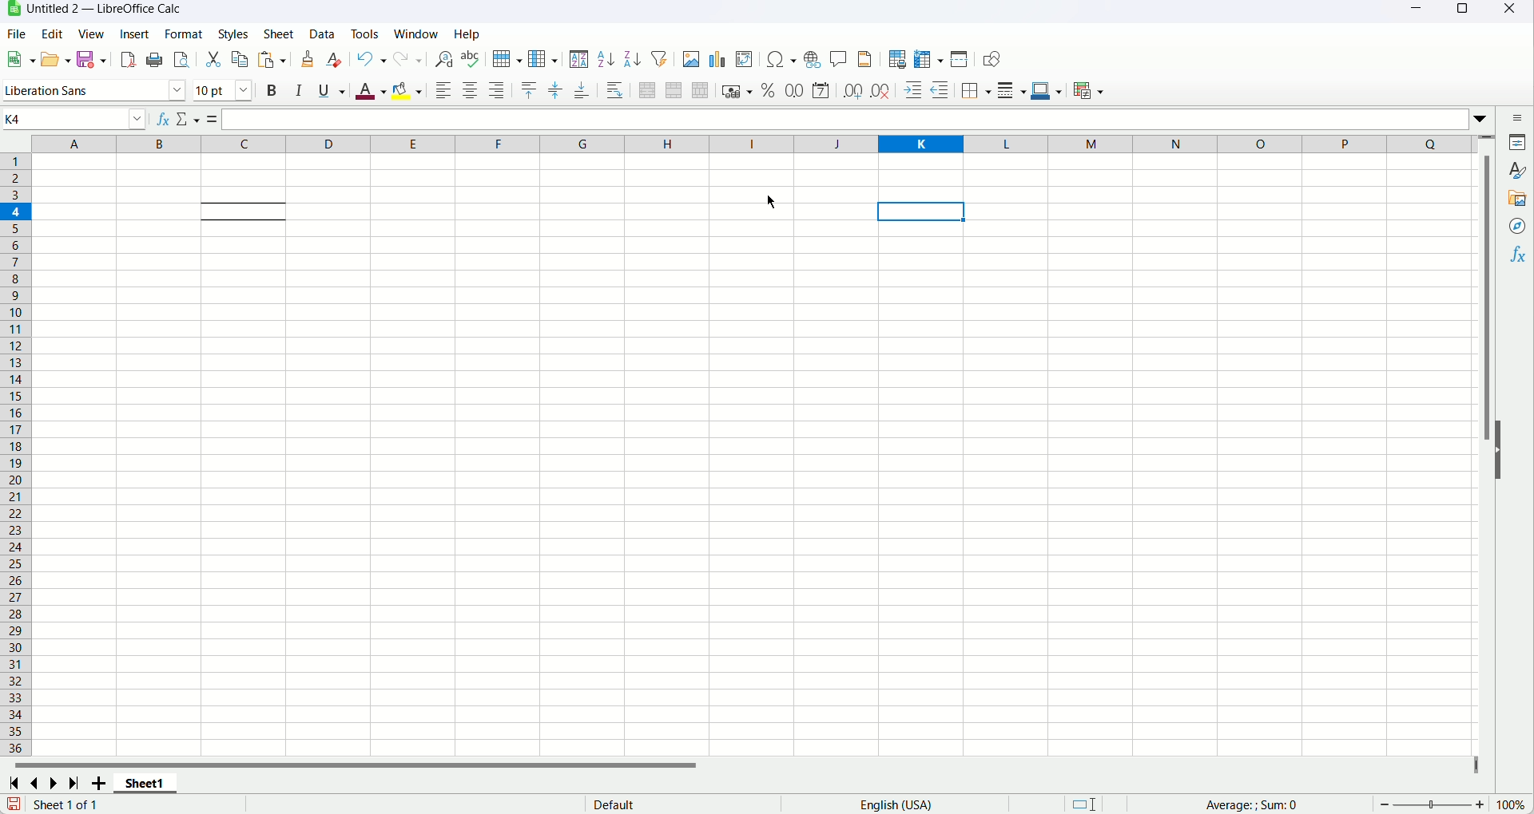  What do you see at coordinates (372, 57) in the screenshot?
I see `Undo` at bounding box center [372, 57].